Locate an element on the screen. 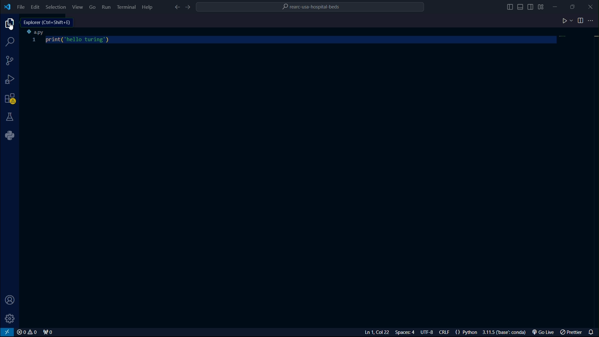  go forward is located at coordinates (190, 8).